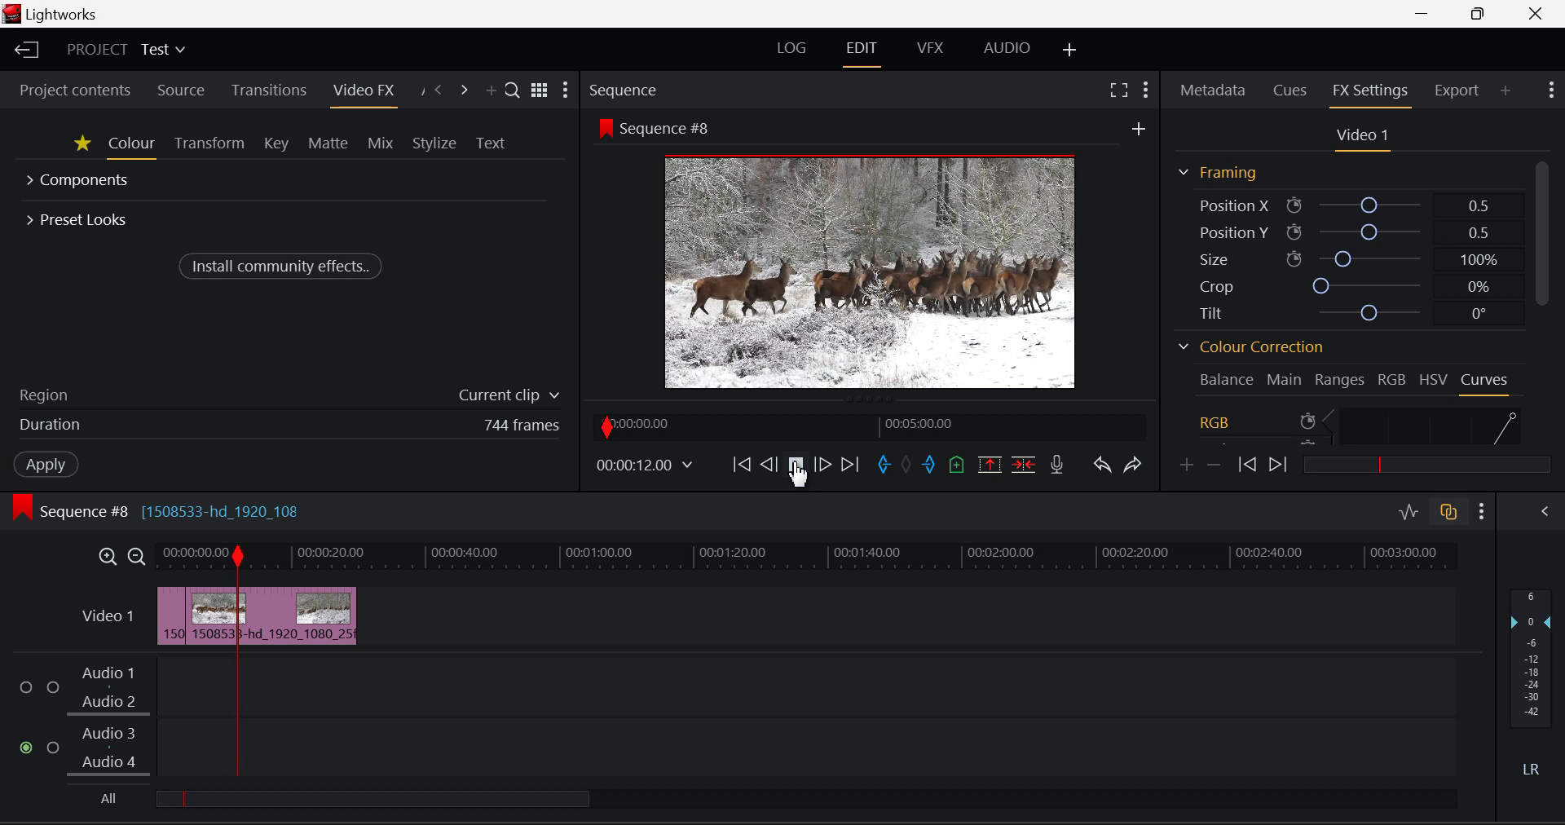  Describe the element at coordinates (132, 146) in the screenshot. I see `Colour` at that location.